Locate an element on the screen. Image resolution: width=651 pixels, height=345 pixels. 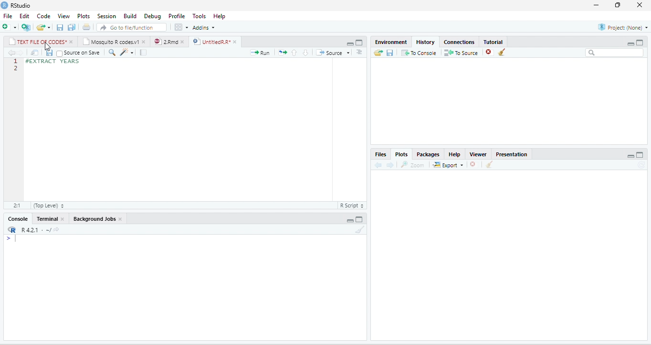
rerun is located at coordinates (282, 52).